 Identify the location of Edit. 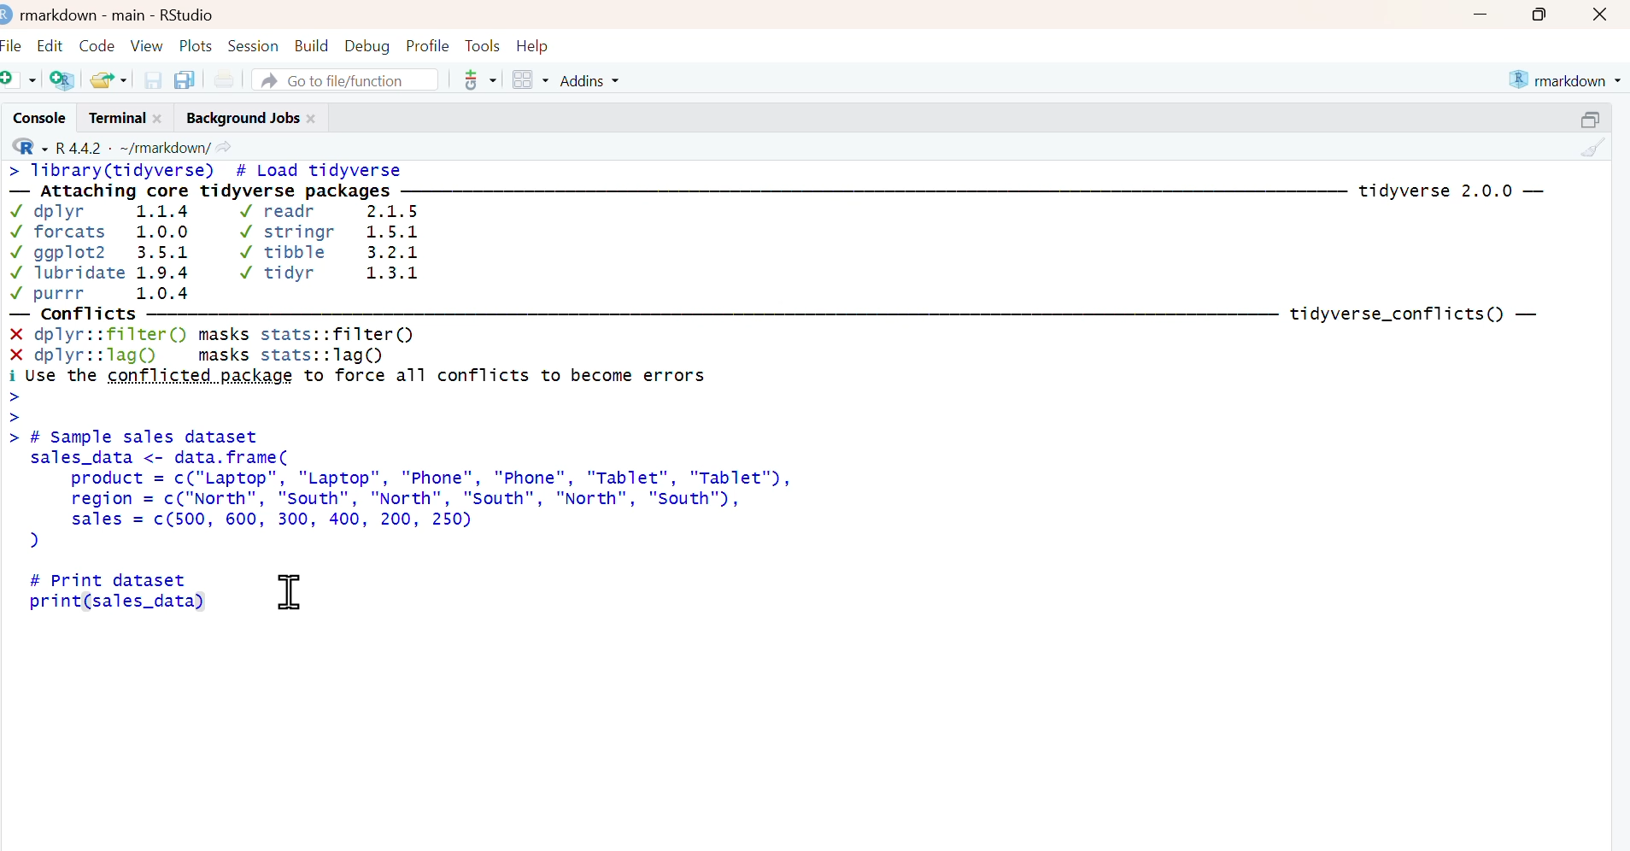
(51, 42).